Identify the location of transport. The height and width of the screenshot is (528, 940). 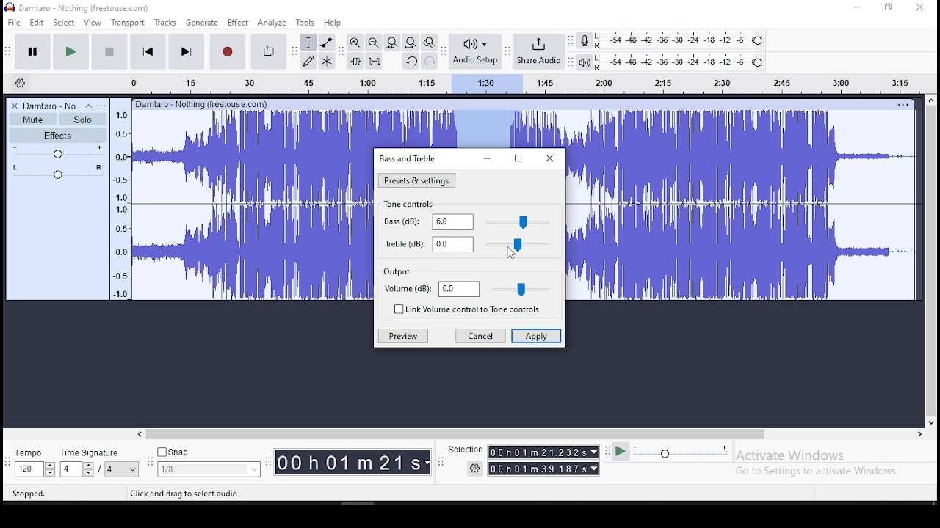
(128, 23).